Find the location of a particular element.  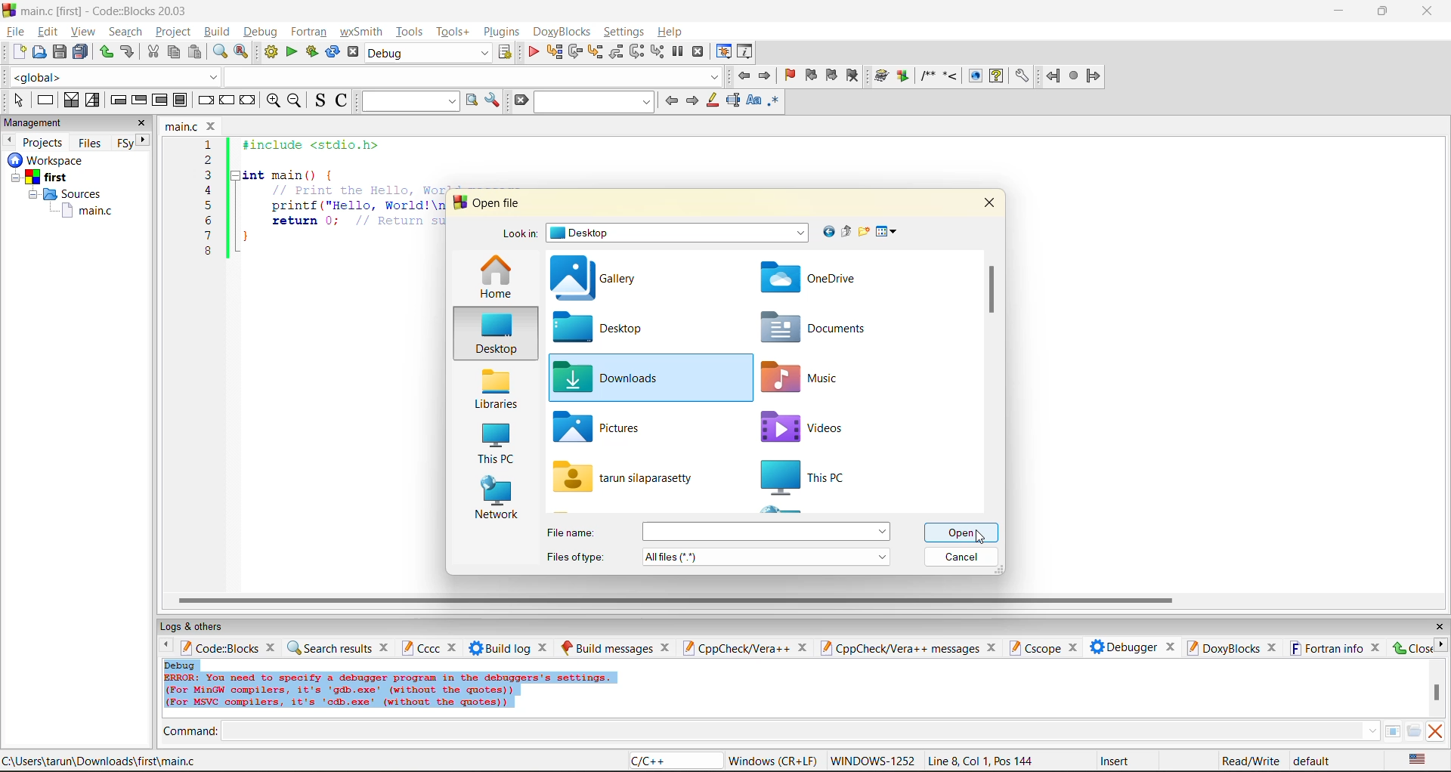

open file is located at coordinates (499, 203).